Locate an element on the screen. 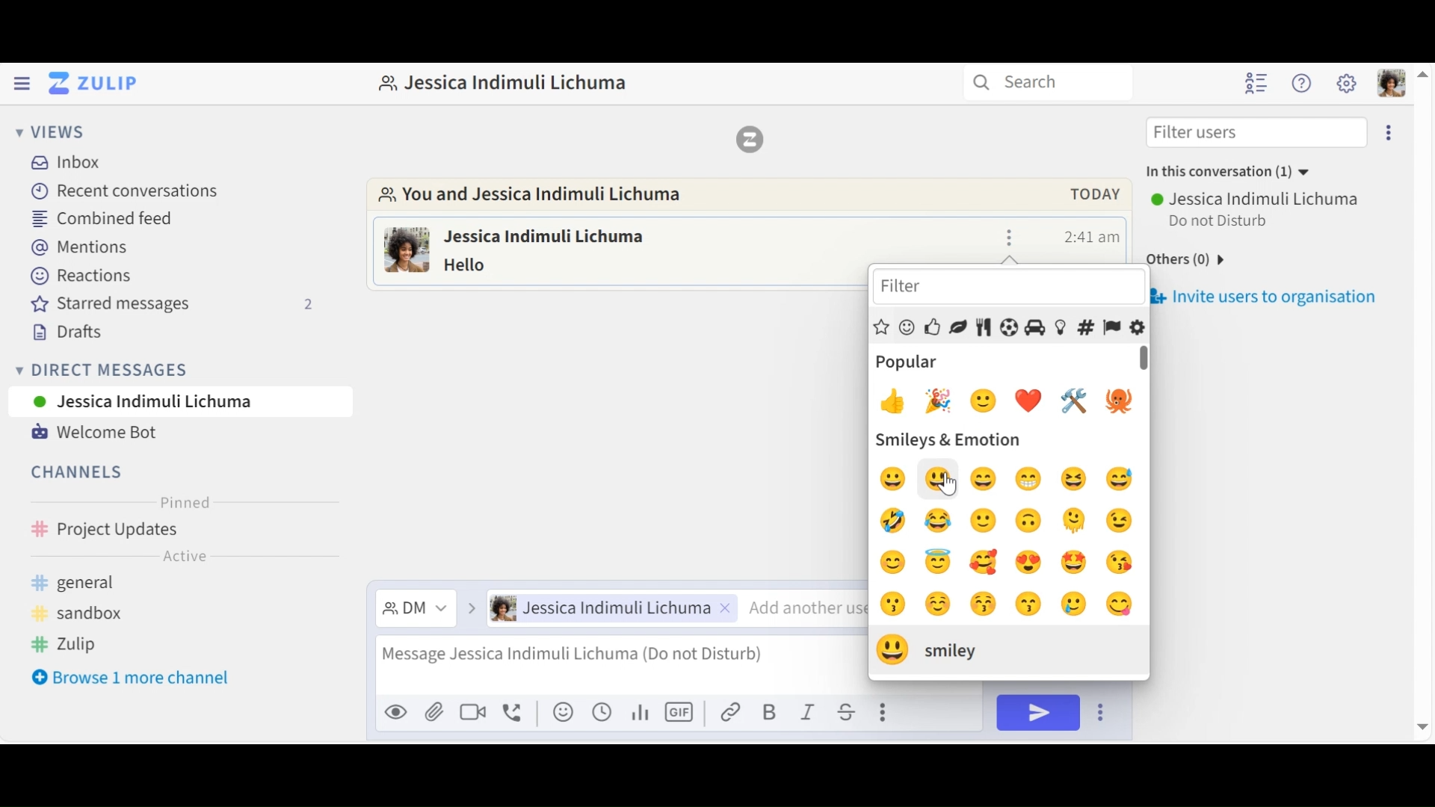 The height and width of the screenshot is (807, 1435). Browse more channel is located at coordinates (131, 678).